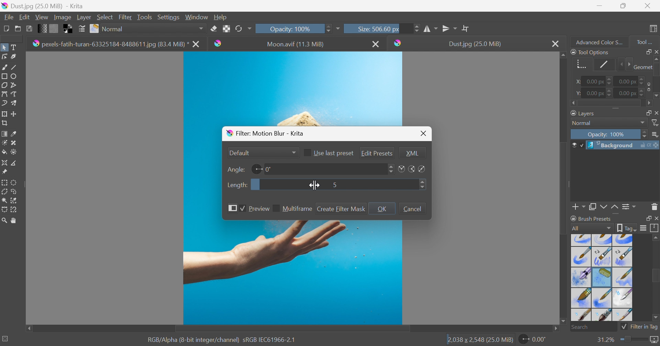 The height and width of the screenshot is (346, 660). Describe the element at coordinates (336, 185) in the screenshot. I see `5` at that location.